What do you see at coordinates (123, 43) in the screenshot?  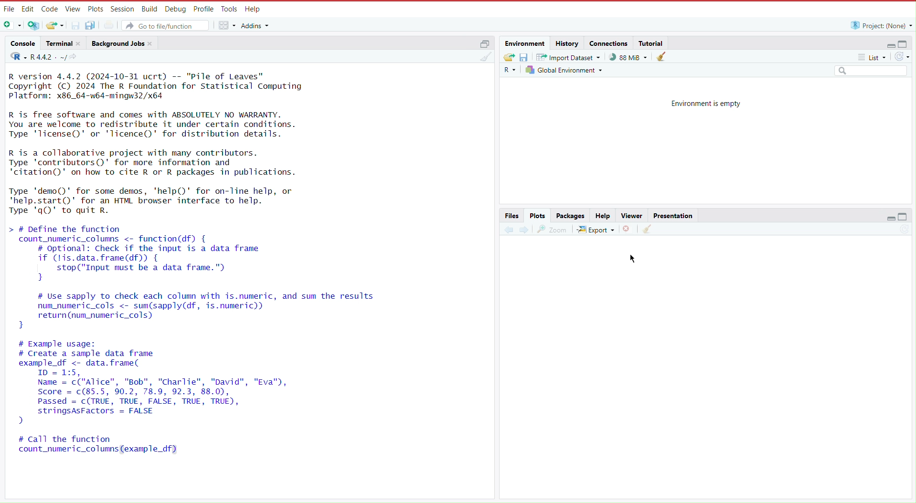 I see `Background Jobs` at bounding box center [123, 43].